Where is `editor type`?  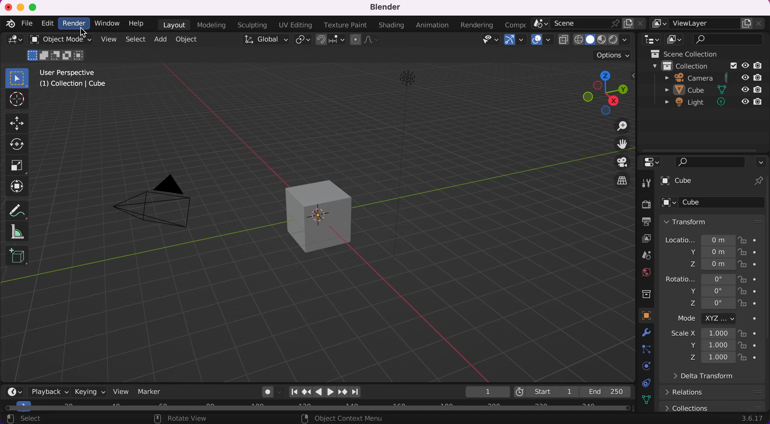
editor type is located at coordinates (12, 42).